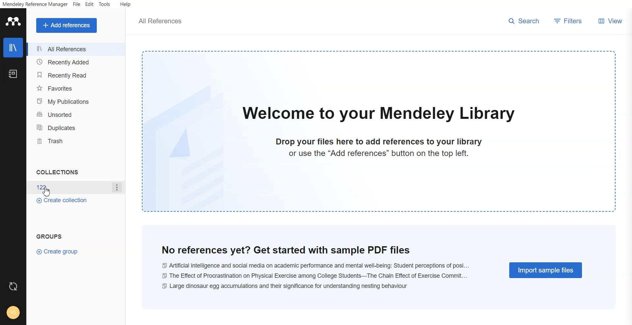 Image resolution: width=632 pixels, height=325 pixels. What do you see at coordinates (75, 49) in the screenshot?
I see `All references` at bounding box center [75, 49].